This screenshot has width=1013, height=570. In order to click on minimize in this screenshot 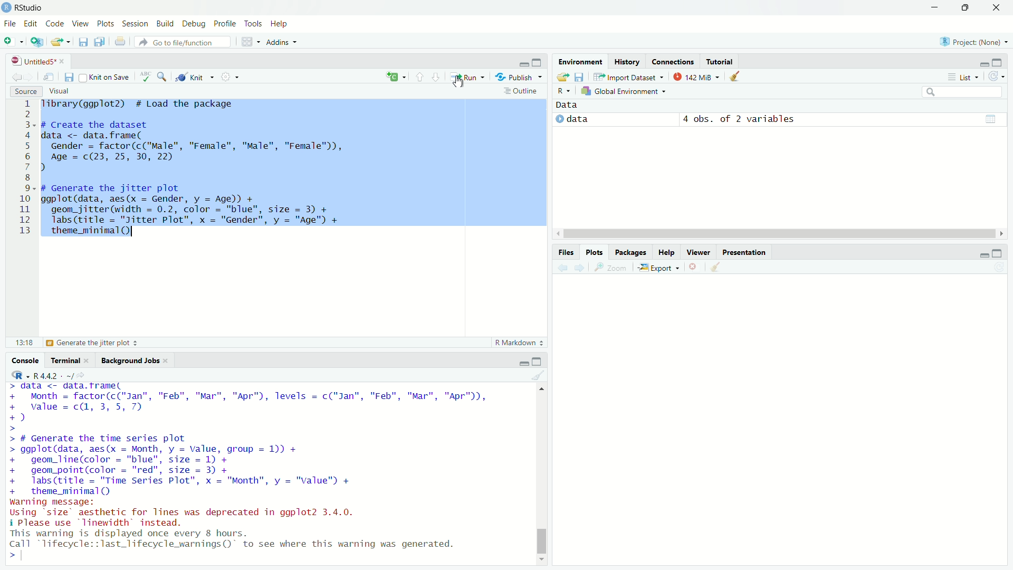, I will do `click(933, 6)`.